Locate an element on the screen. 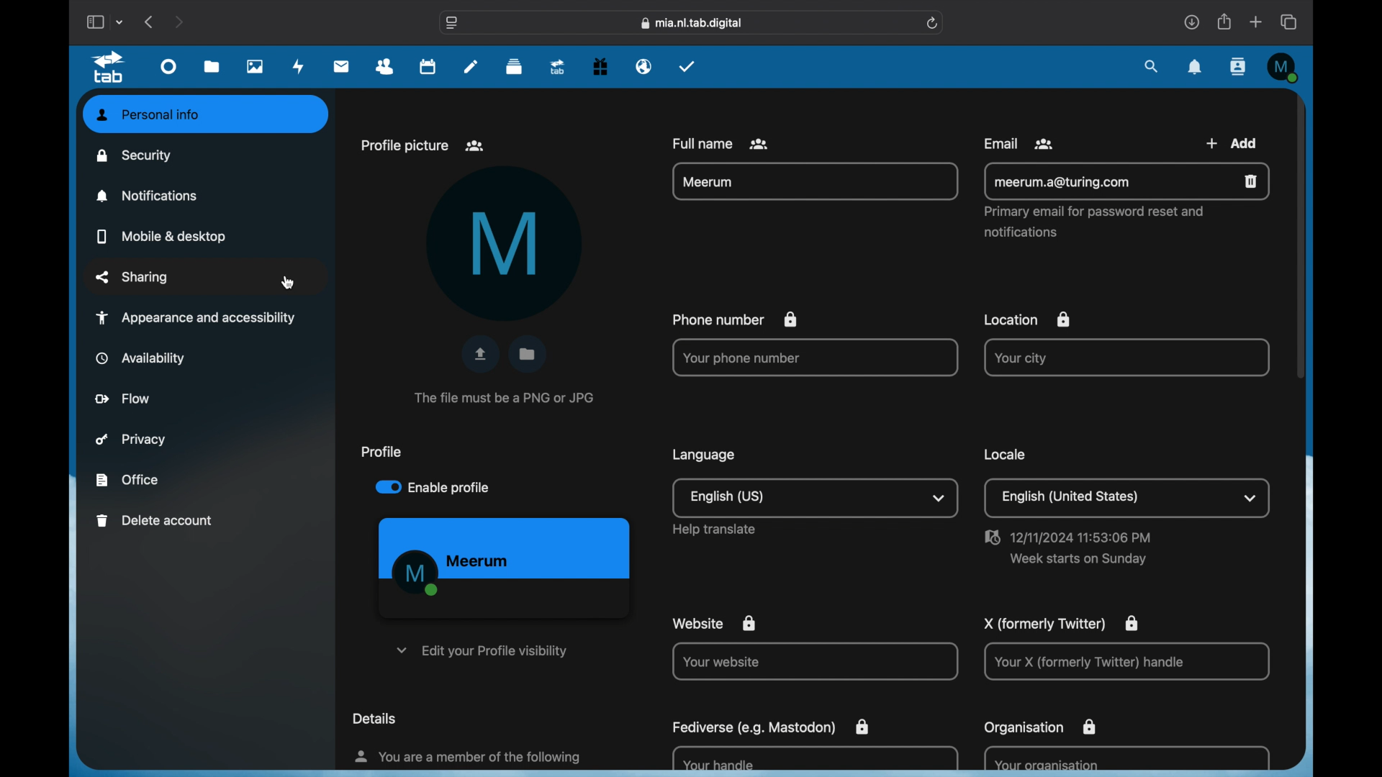 This screenshot has height=777, width=1382. notes is located at coordinates (471, 66).